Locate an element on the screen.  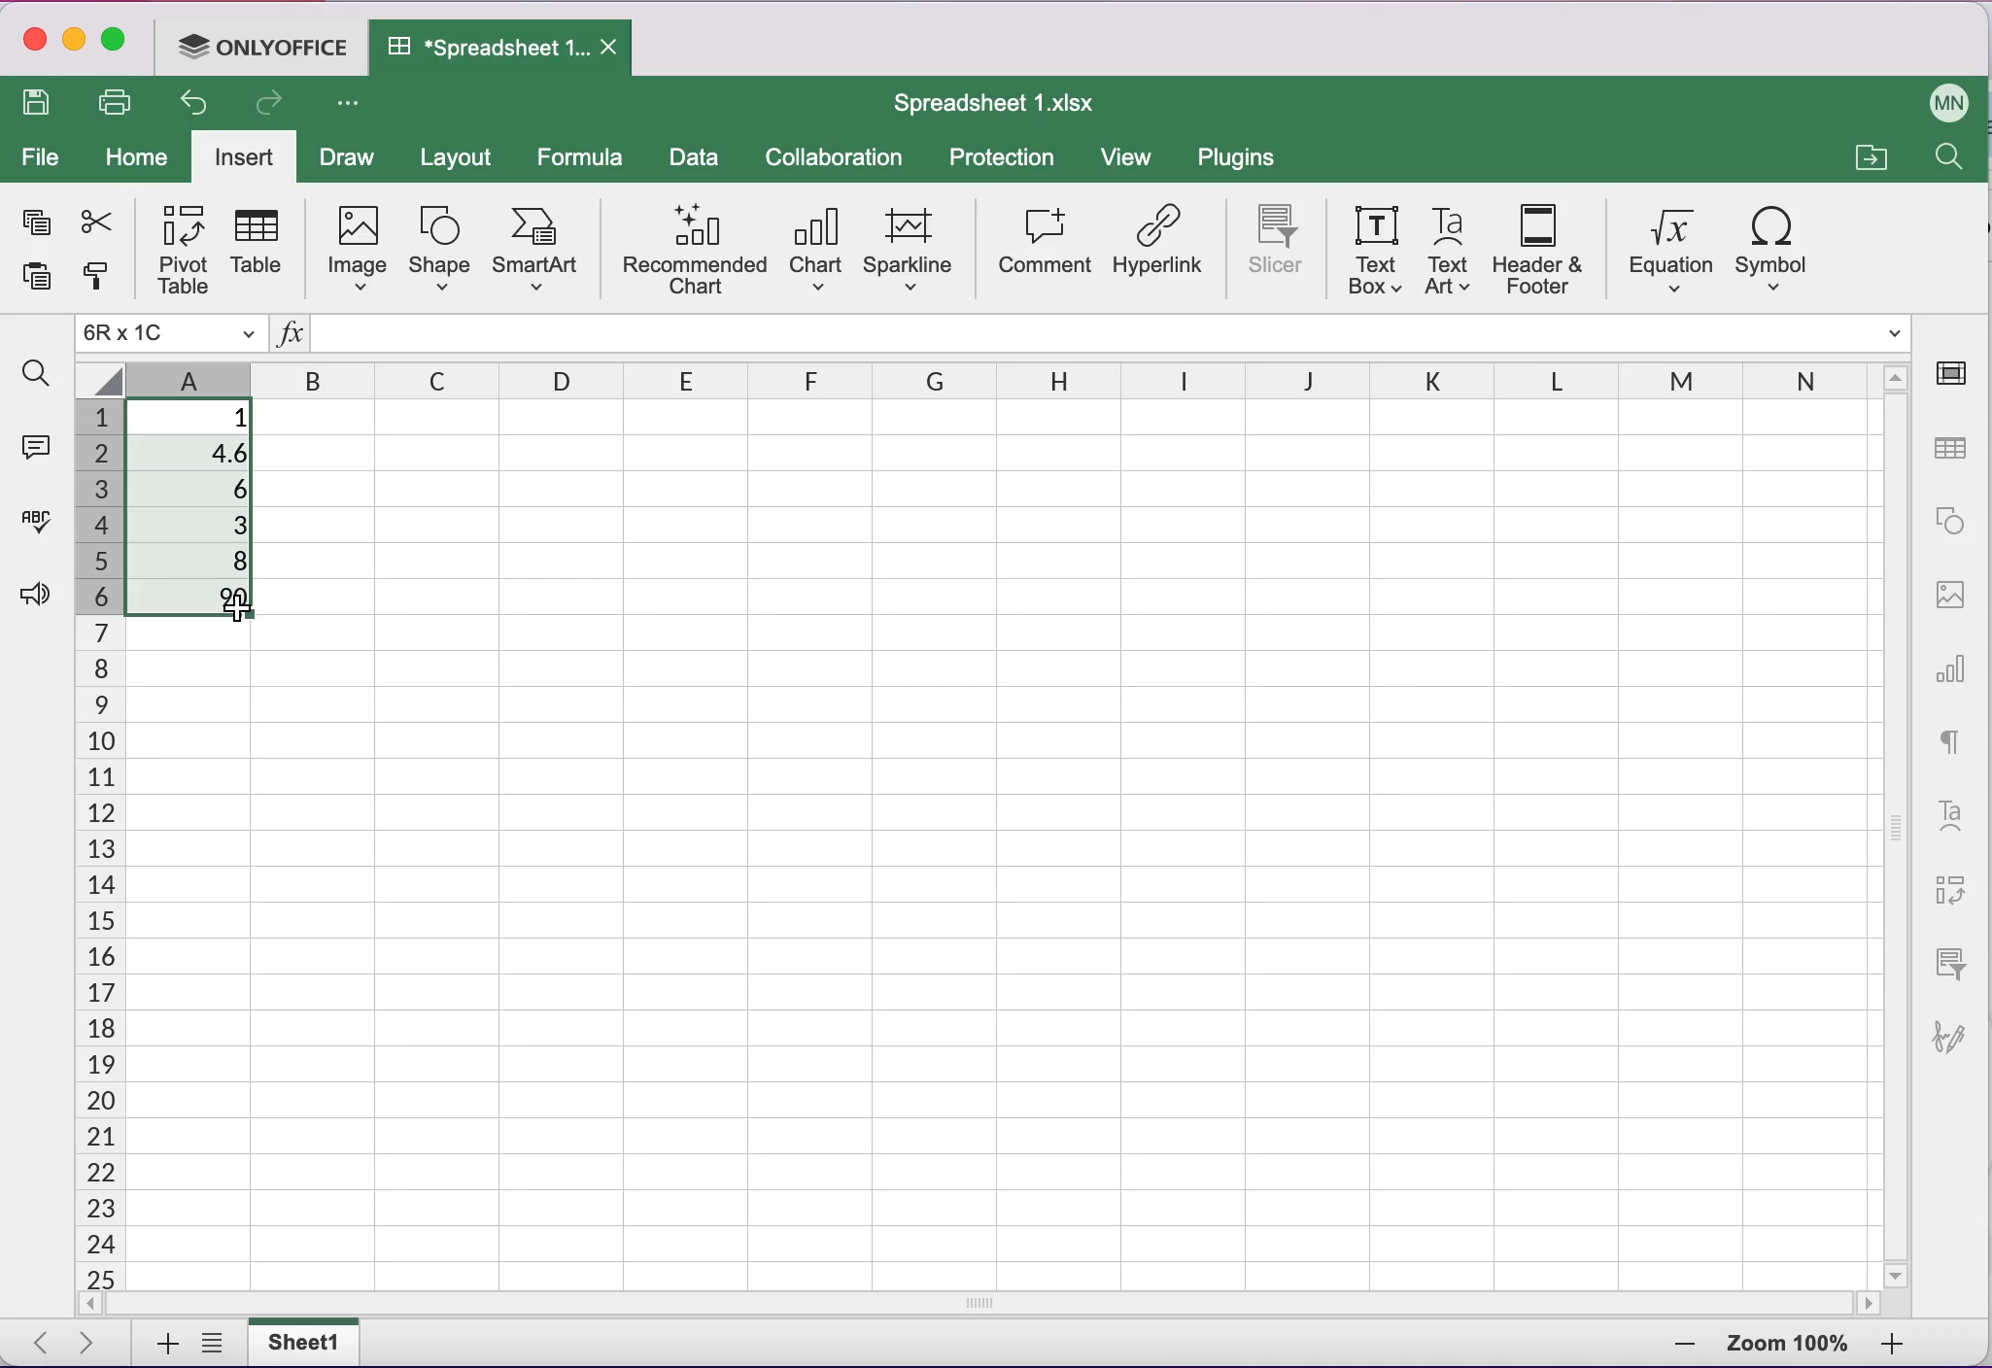
header and footer is located at coordinates (1537, 250).